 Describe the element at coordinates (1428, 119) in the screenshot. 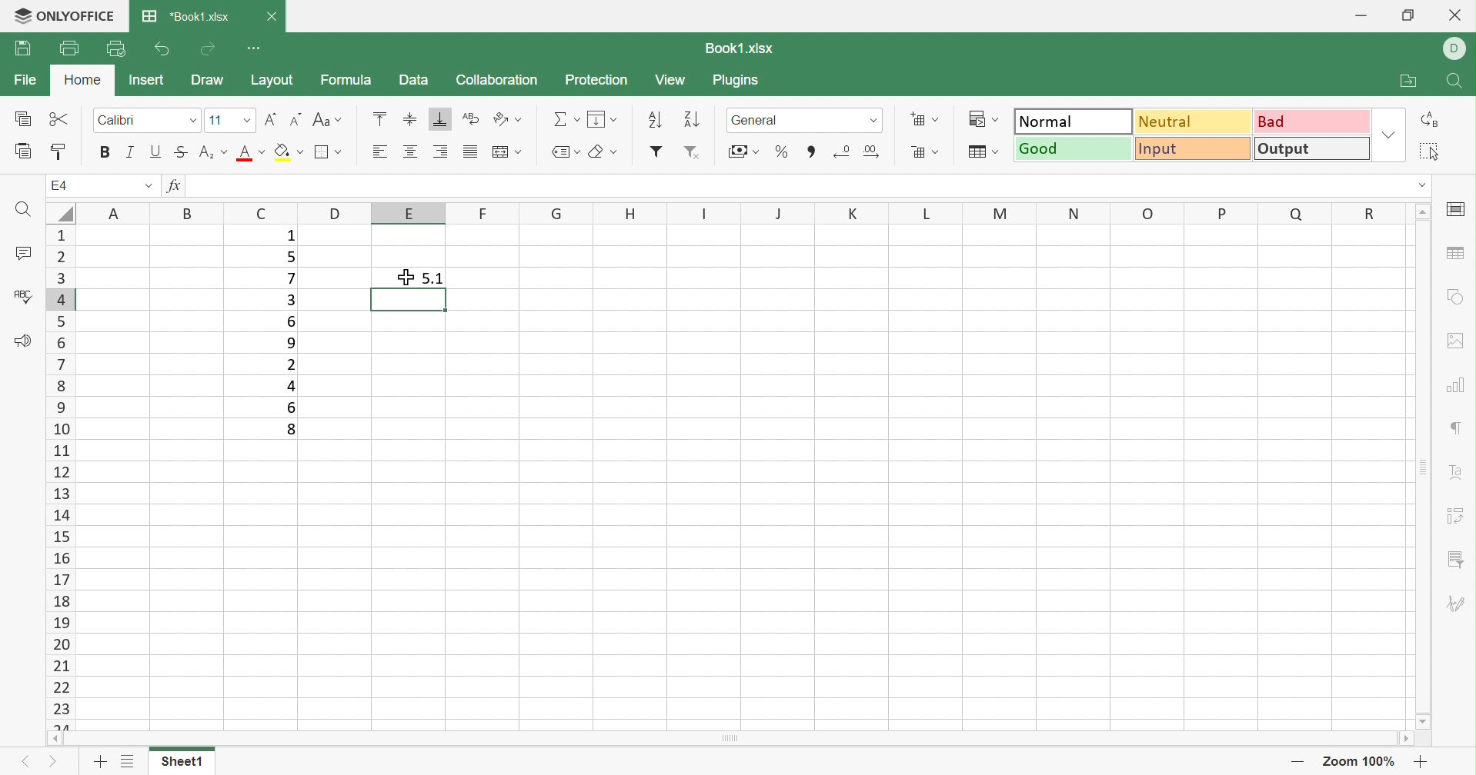

I see `Replace` at that location.